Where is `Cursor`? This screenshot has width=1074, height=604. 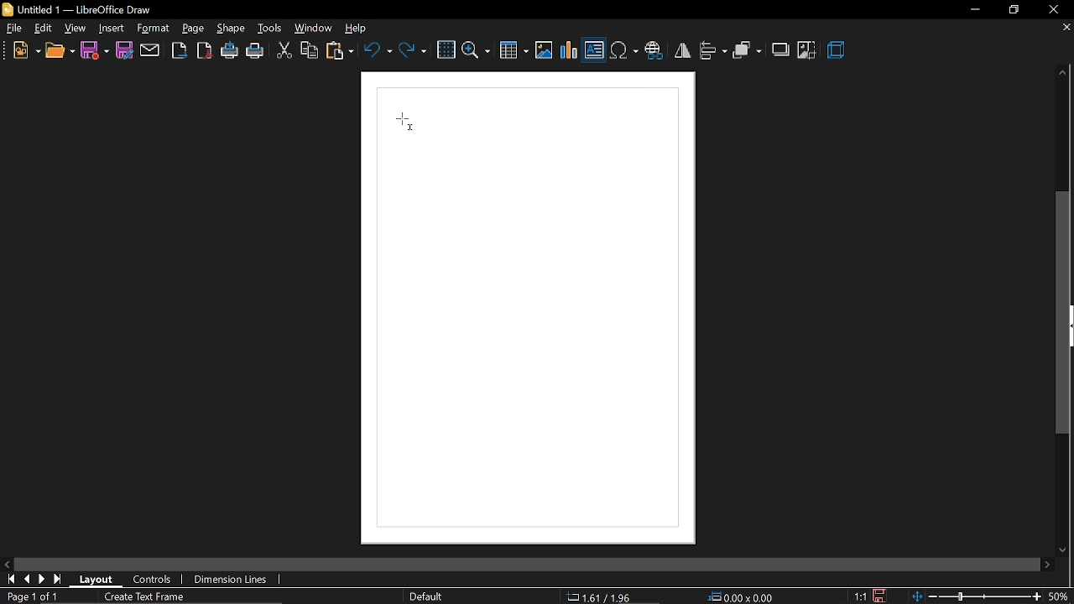
Cursor is located at coordinates (407, 122).